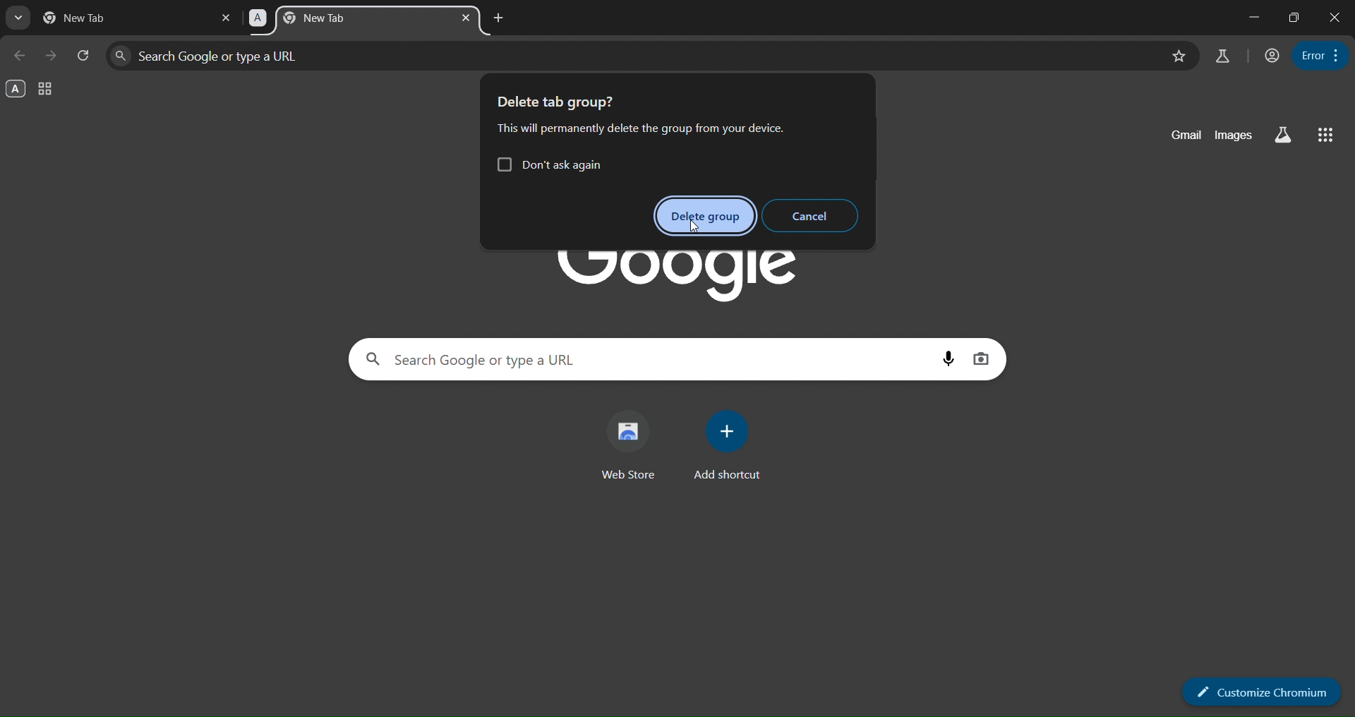 The image size is (1355, 717). Describe the element at coordinates (550, 164) in the screenshot. I see `Don't ask again` at that location.